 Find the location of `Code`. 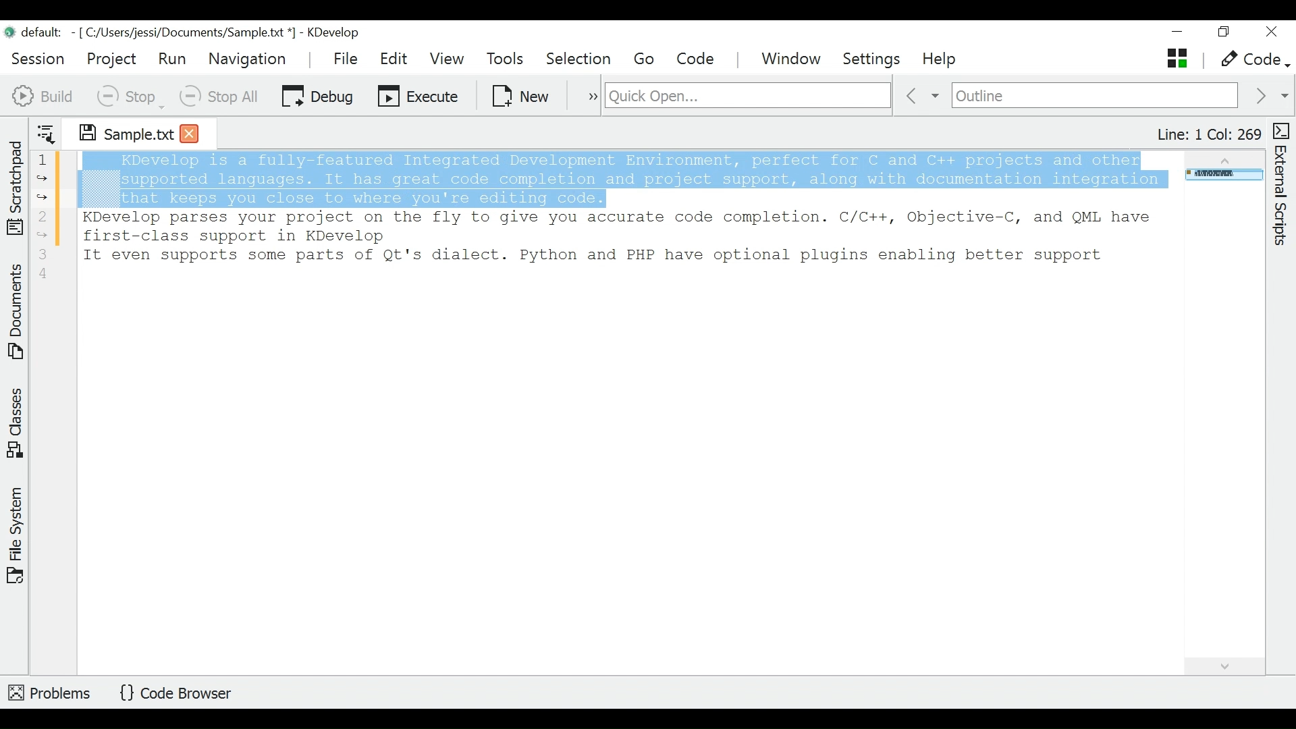

Code is located at coordinates (697, 59).